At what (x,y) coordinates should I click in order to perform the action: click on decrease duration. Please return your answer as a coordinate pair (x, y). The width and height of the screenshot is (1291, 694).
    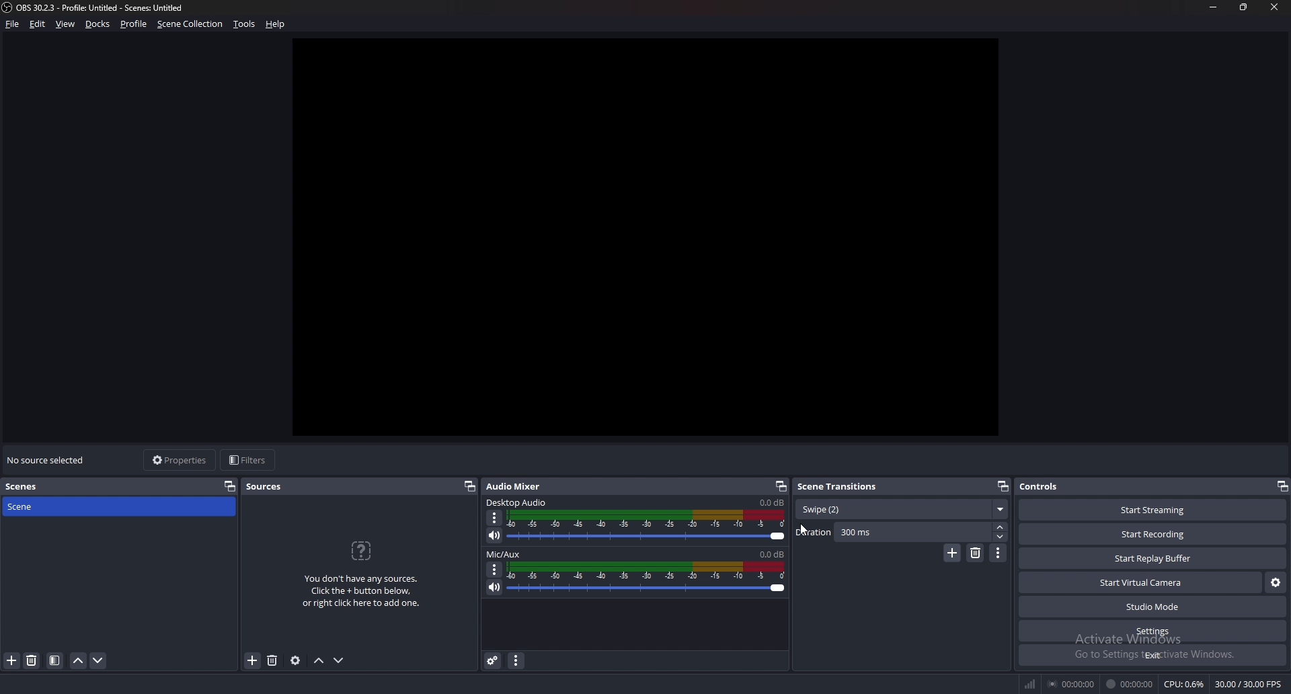
    Looking at the image, I should click on (1001, 537).